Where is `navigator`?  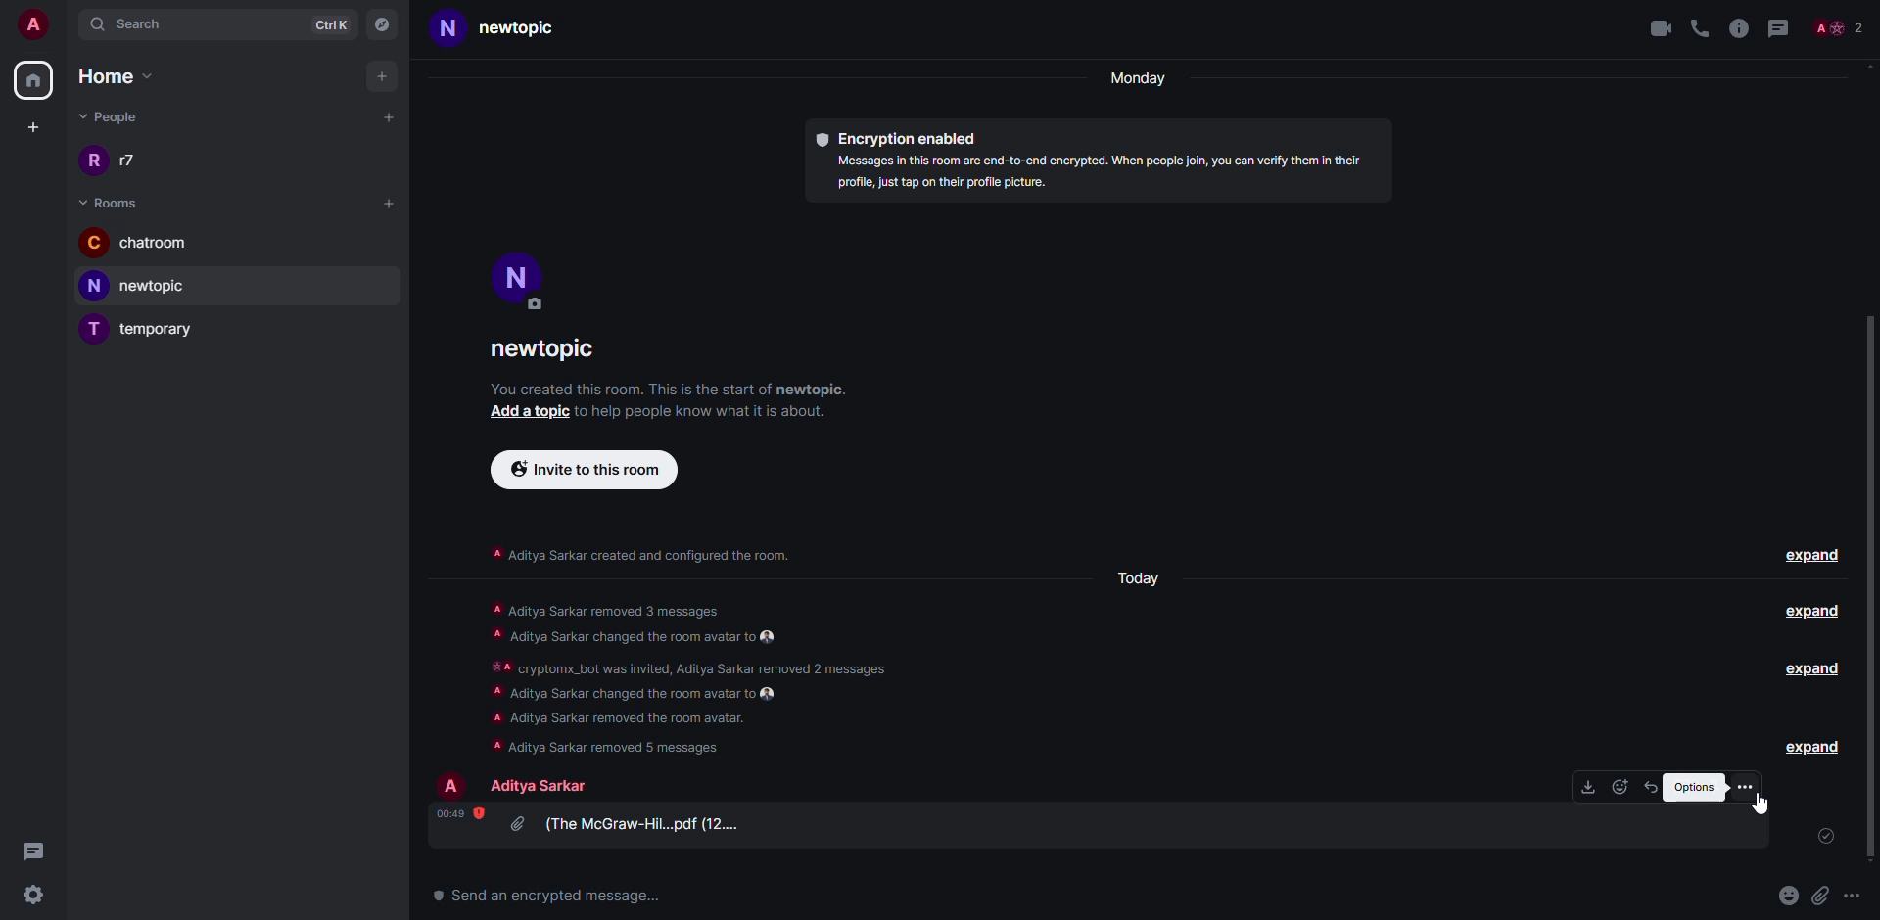 navigator is located at coordinates (382, 23).